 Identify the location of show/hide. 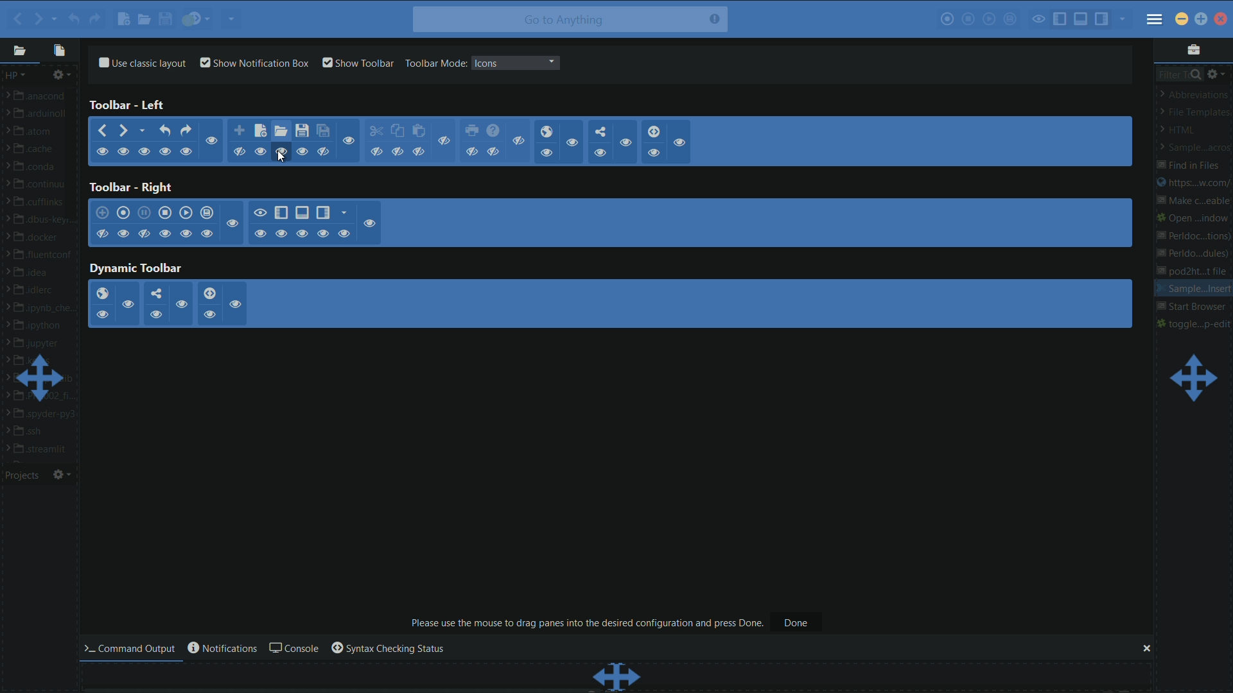
(601, 154).